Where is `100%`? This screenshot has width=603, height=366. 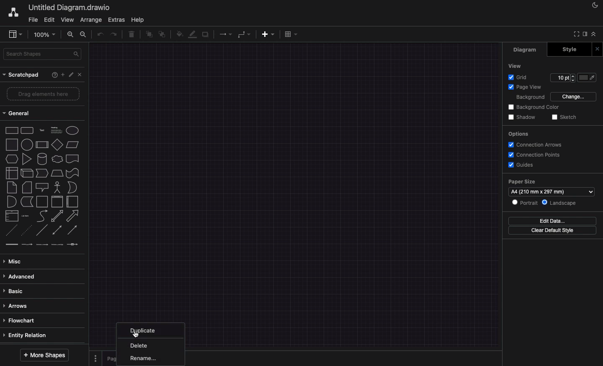
100% is located at coordinates (45, 35).